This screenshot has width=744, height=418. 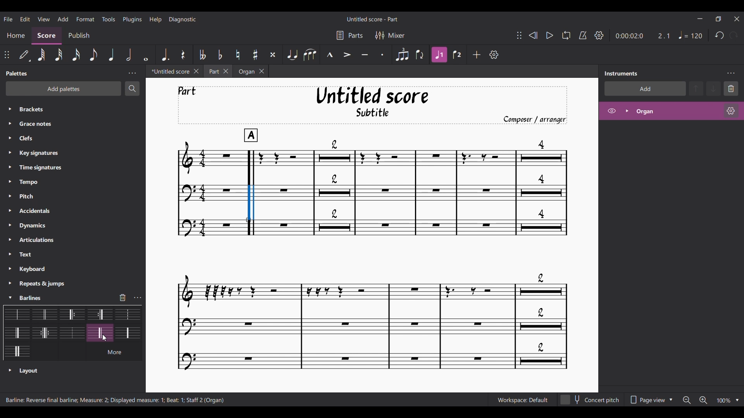 I want to click on Toggle double sharp, so click(x=273, y=55).